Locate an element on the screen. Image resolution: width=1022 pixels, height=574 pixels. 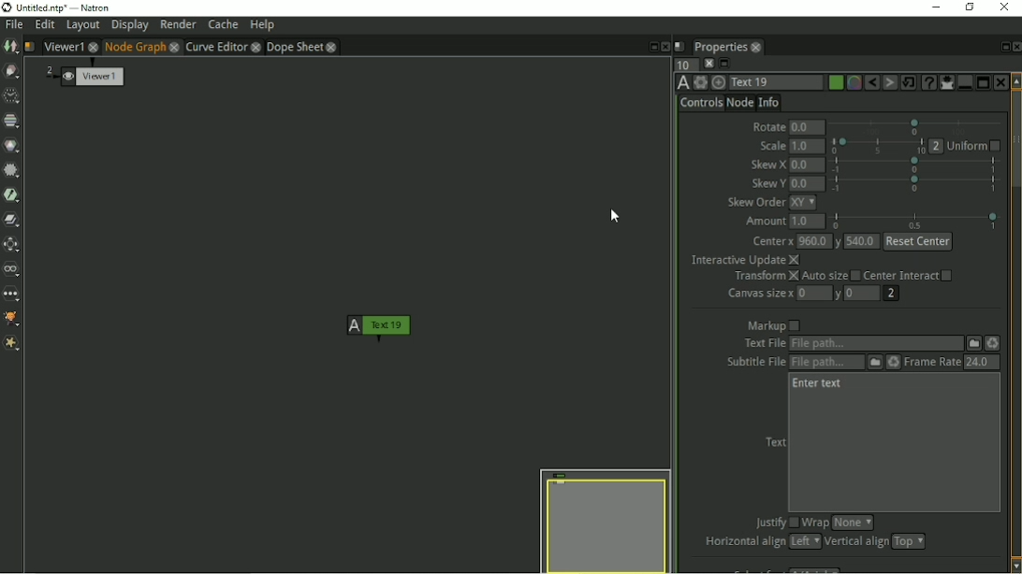
Layout is located at coordinates (82, 26).